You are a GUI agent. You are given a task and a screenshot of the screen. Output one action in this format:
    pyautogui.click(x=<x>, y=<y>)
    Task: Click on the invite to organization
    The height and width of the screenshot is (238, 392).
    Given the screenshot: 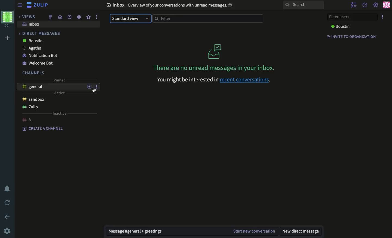 What is the action you would take?
    pyautogui.click(x=351, y=36)
    